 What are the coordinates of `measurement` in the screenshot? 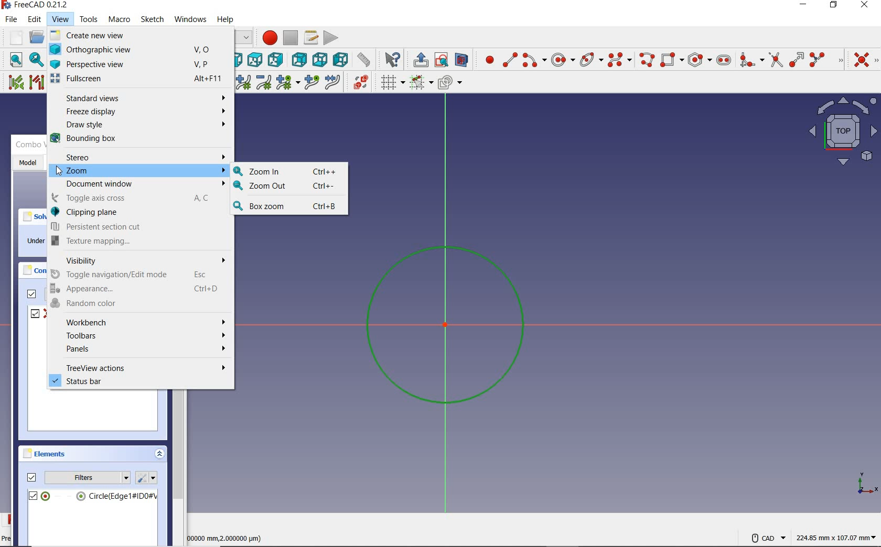 It's located at (363, 61).